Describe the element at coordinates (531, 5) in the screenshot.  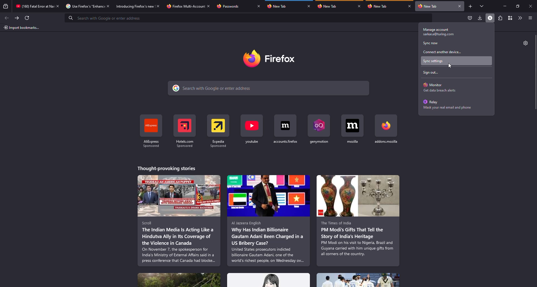
I see `close` at that location.